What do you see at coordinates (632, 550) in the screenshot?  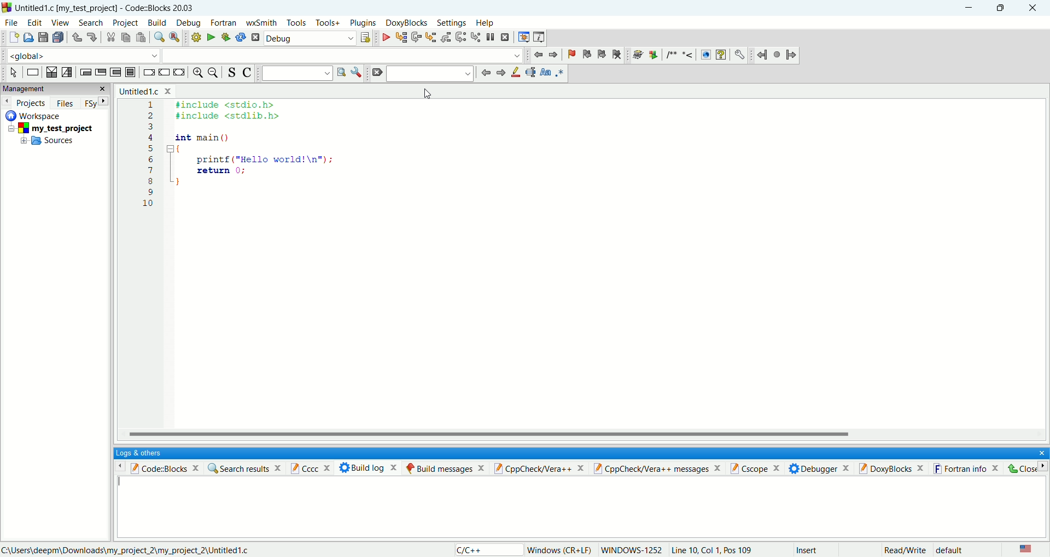 I see `WINDOWS-1252` at bounding box center [632, 550].